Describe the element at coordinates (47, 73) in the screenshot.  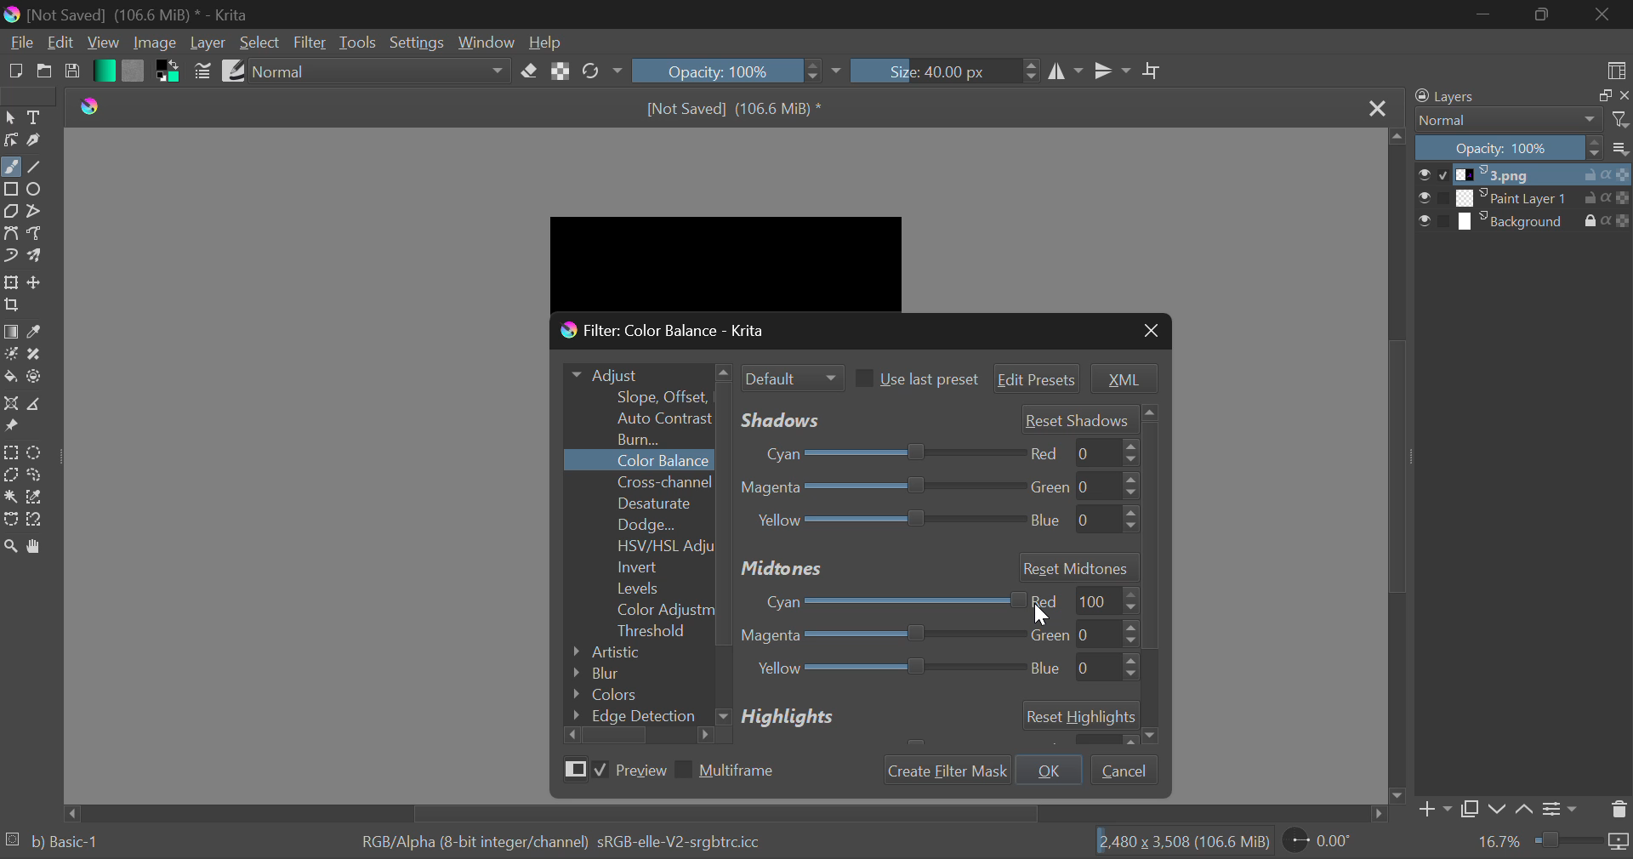
I see `Open` at that location.